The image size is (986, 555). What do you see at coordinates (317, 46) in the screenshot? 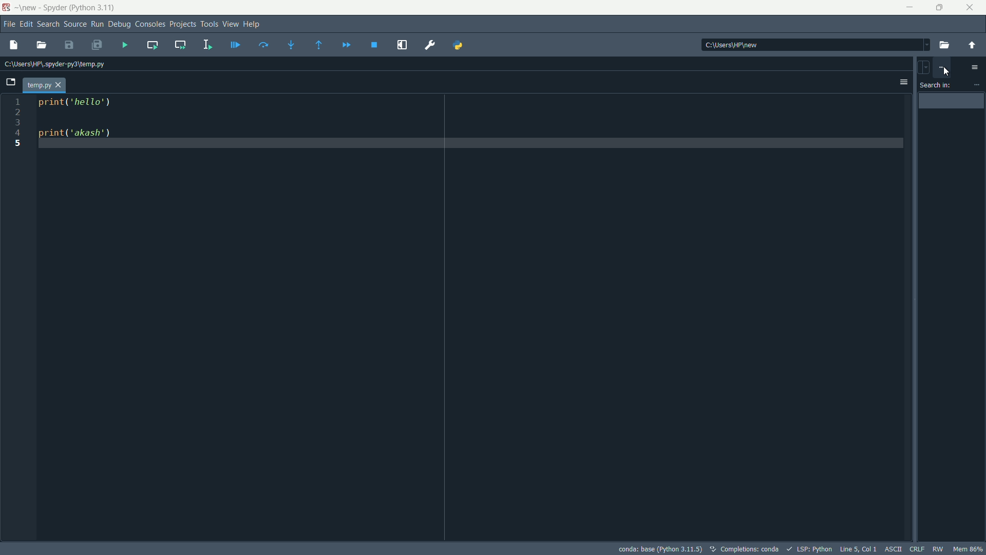
I see `Run until current function` at bounding box center [317, 46].